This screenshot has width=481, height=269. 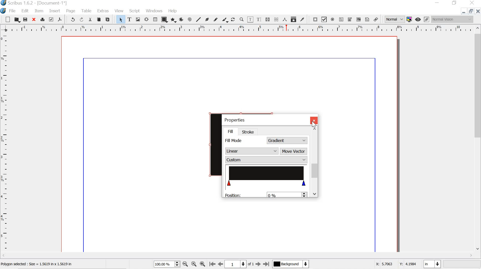 What do you see at coordinates (268, 19) in the screenshot?
I see `link text frames` at bounding box center [268, 19].